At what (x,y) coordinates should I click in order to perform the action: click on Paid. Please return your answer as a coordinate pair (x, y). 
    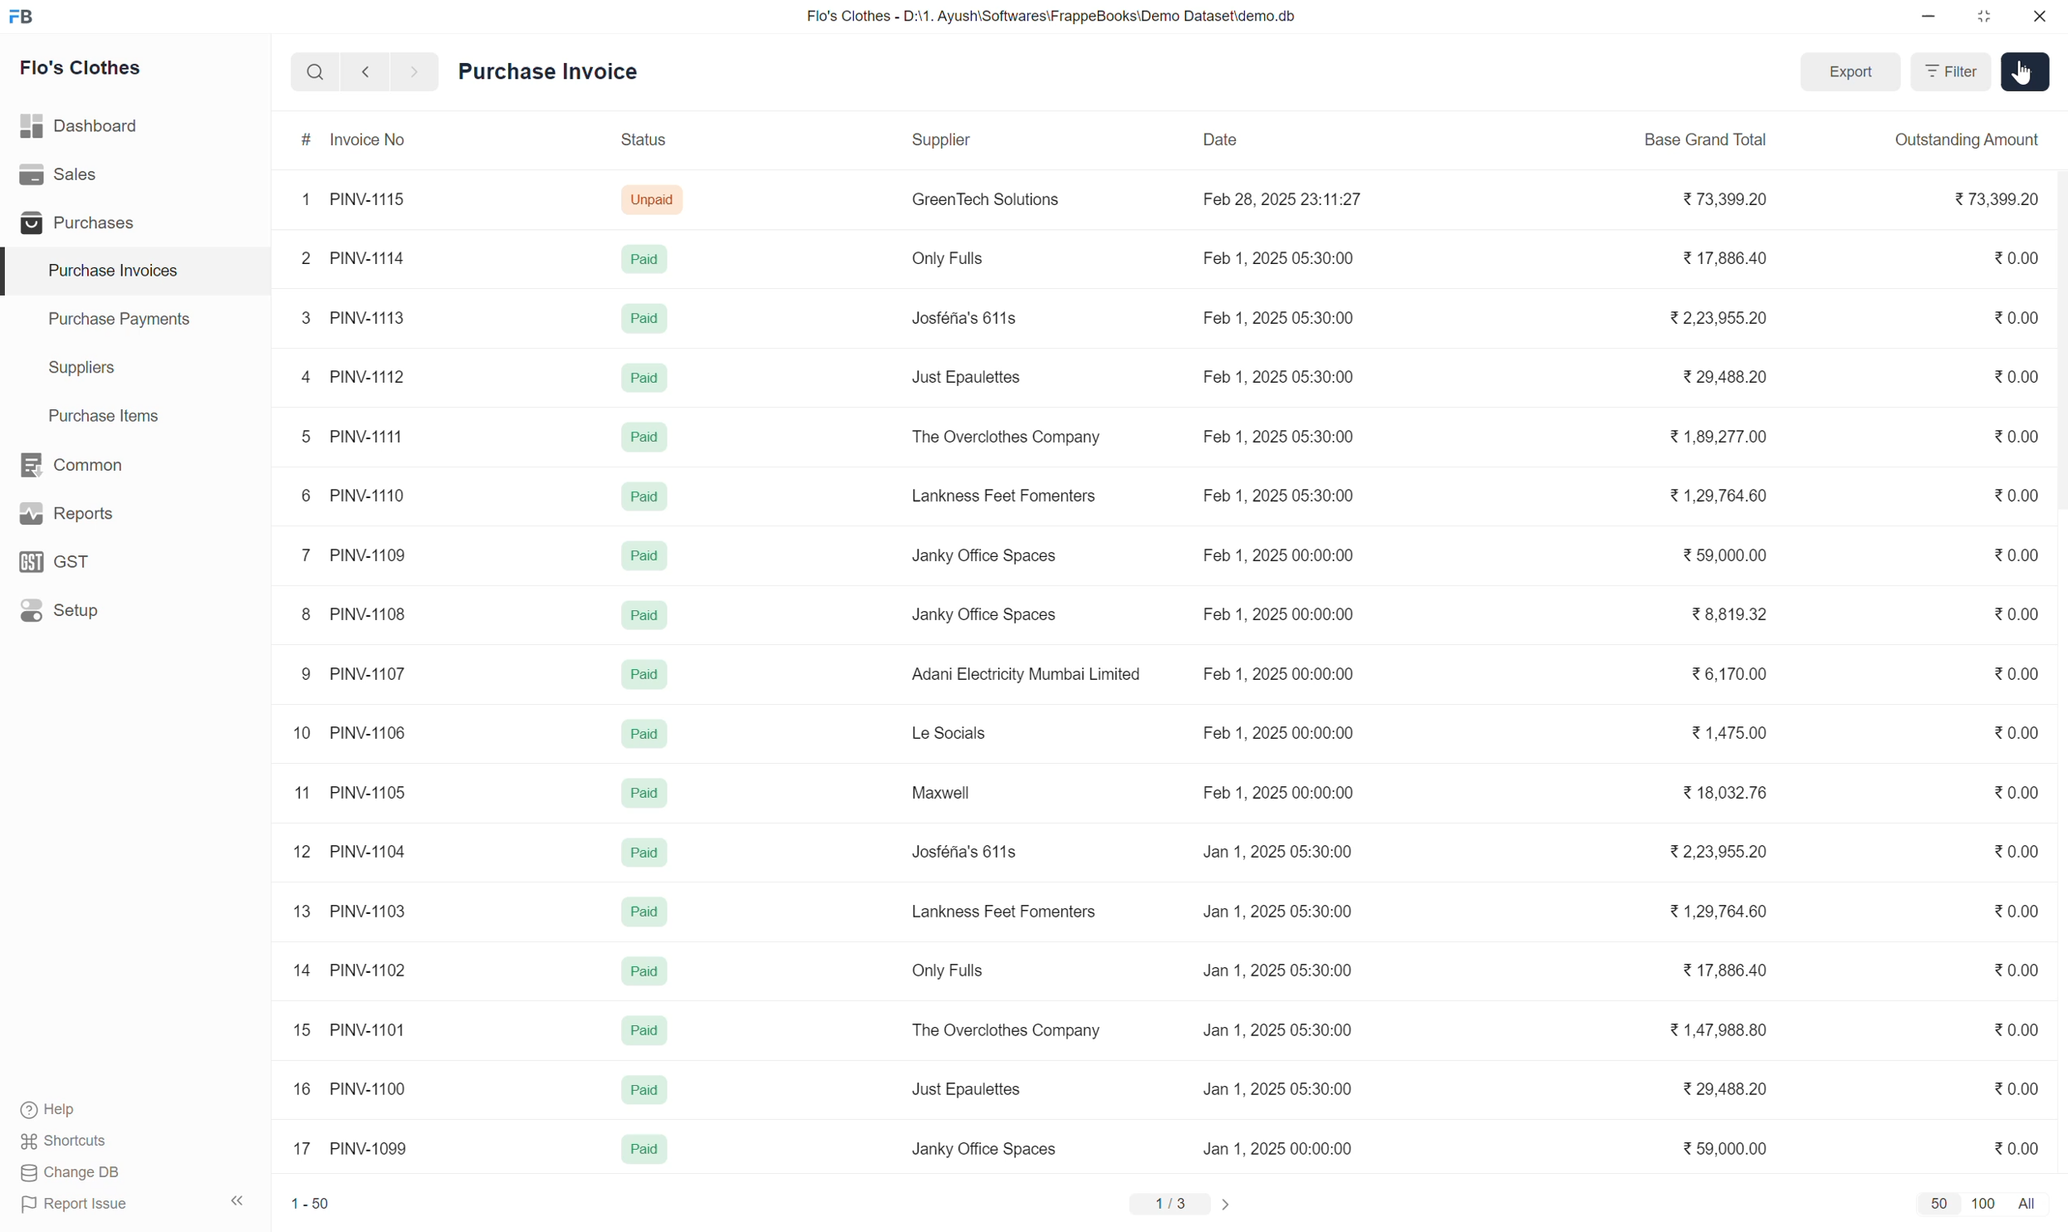
    Looking at the image, I should click on (639, 320).